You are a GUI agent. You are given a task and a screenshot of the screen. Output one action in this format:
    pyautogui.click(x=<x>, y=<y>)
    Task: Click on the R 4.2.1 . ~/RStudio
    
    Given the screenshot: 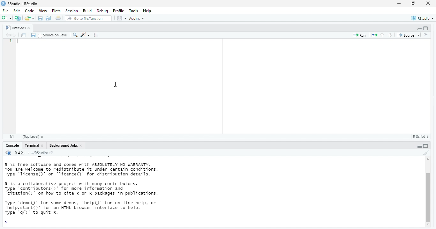 What is the action you would take?
    pyautogui.click(x=31, y=153)
    